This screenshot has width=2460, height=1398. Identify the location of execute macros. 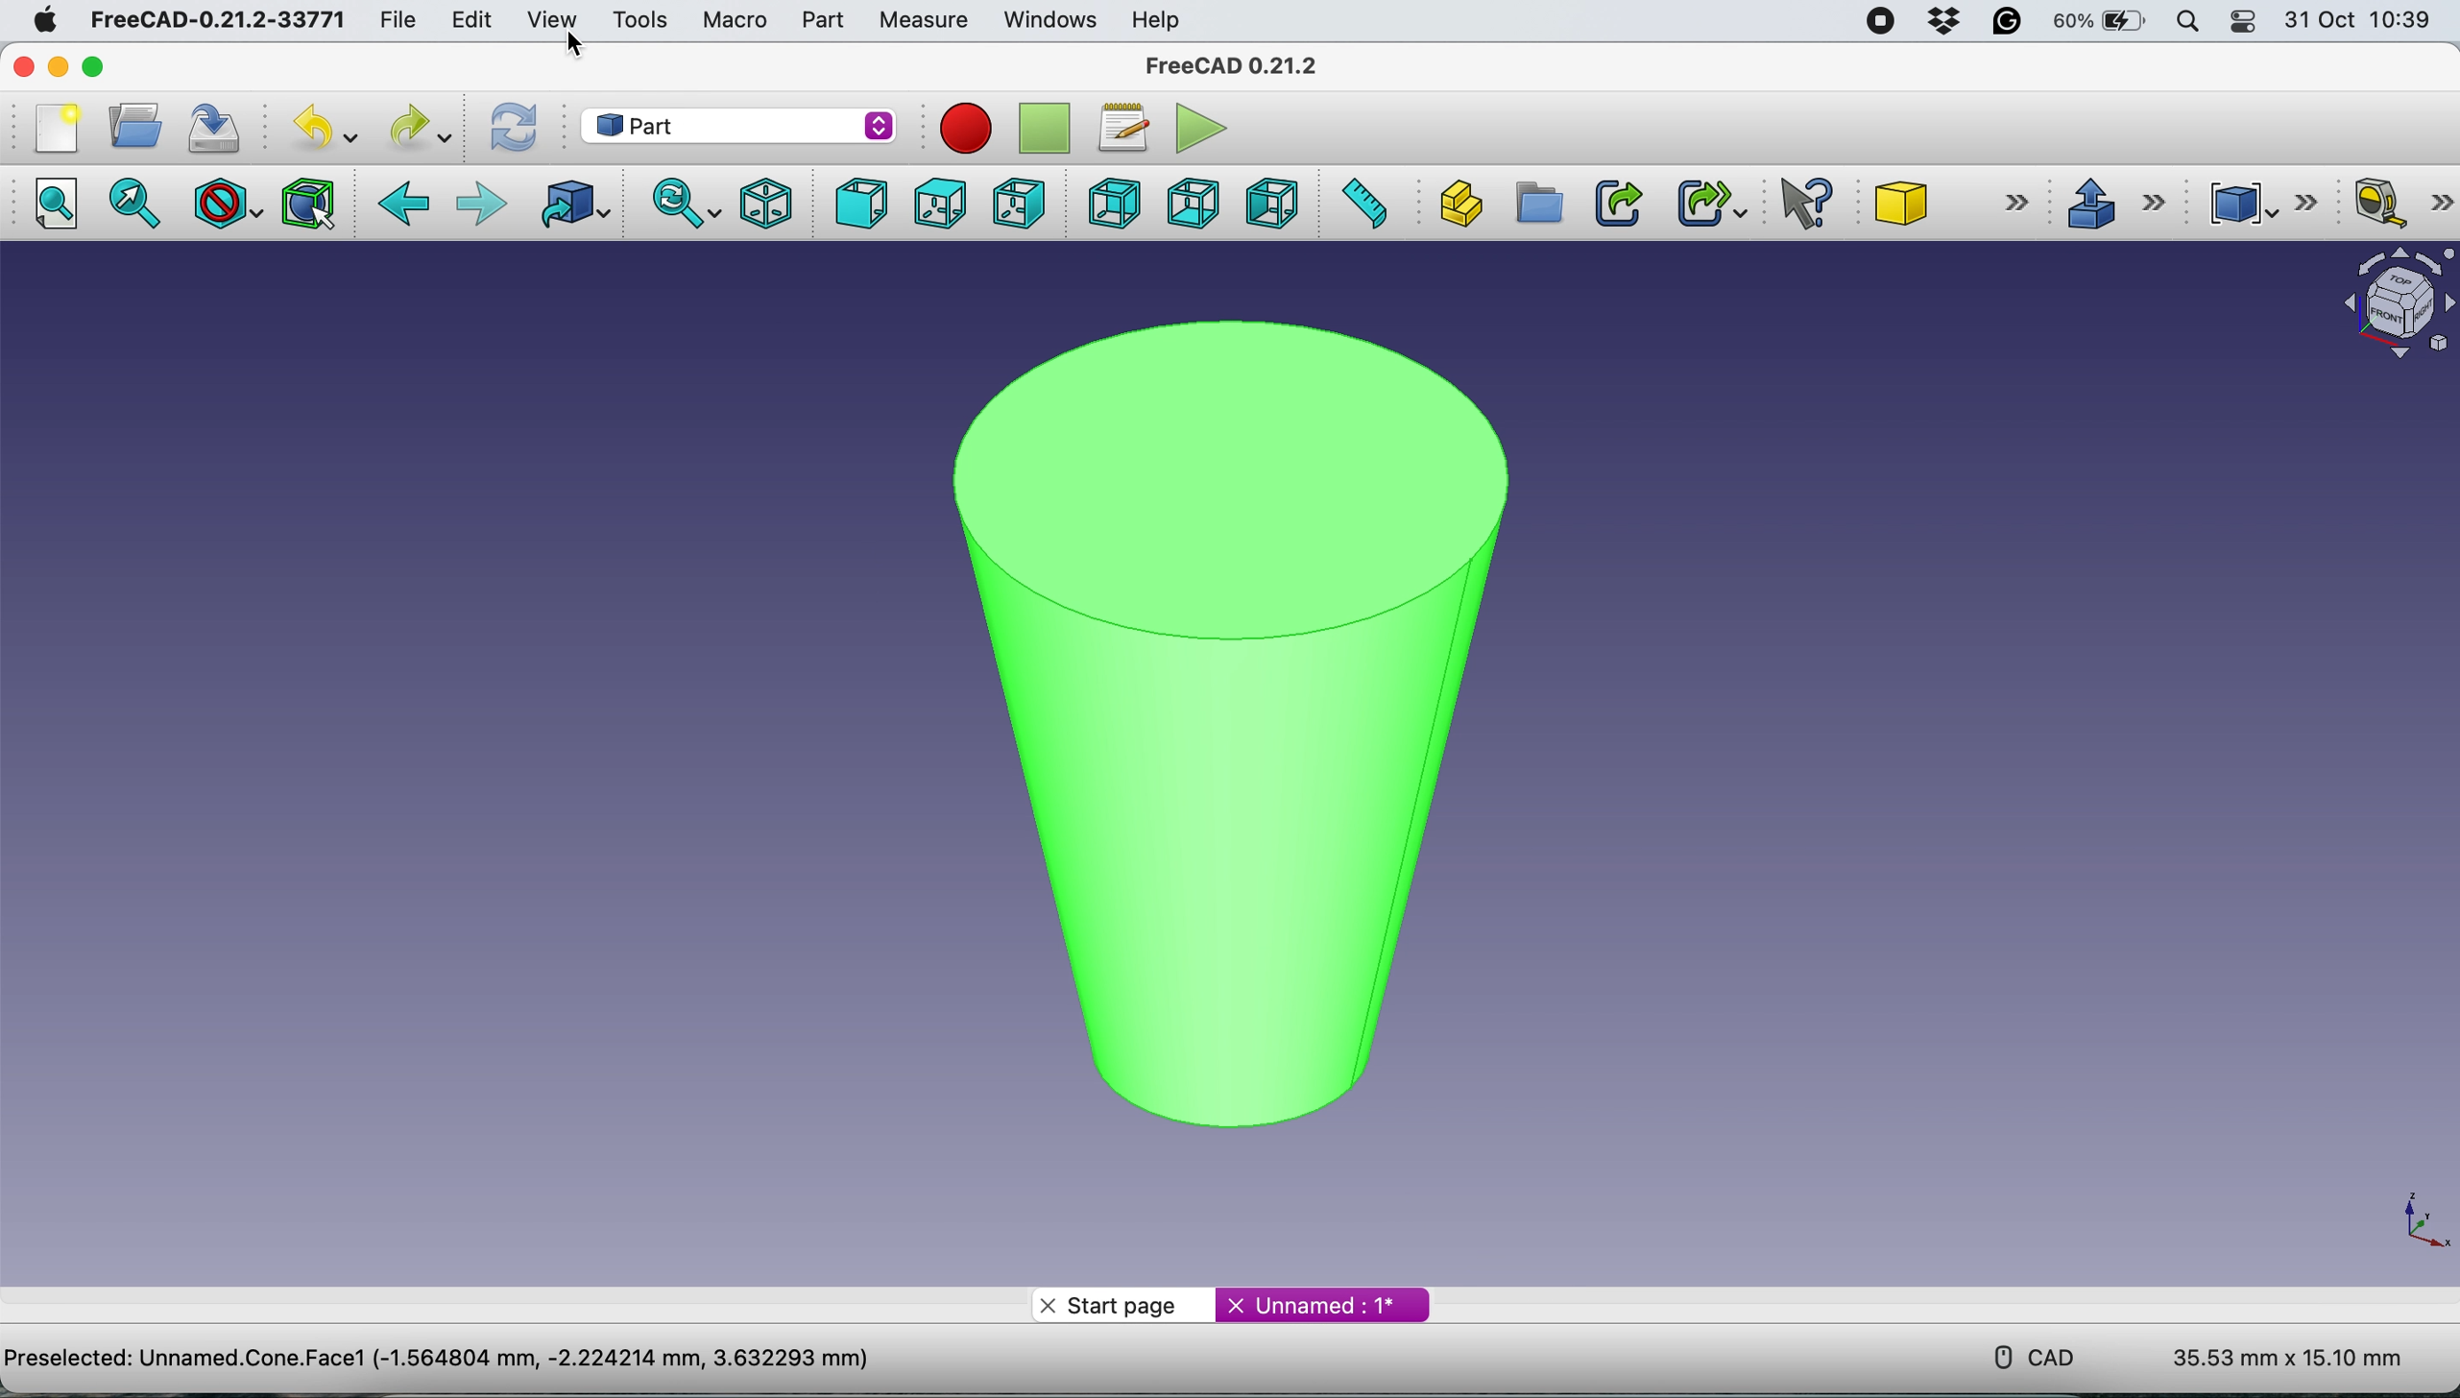
(1195, 128).